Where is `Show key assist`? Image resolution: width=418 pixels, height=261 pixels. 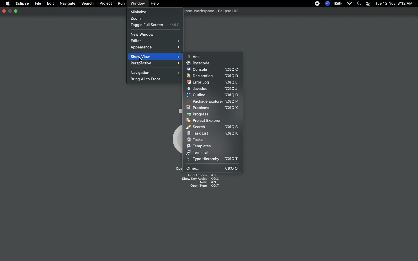 Show key assist is located at coordinates (200, 179).